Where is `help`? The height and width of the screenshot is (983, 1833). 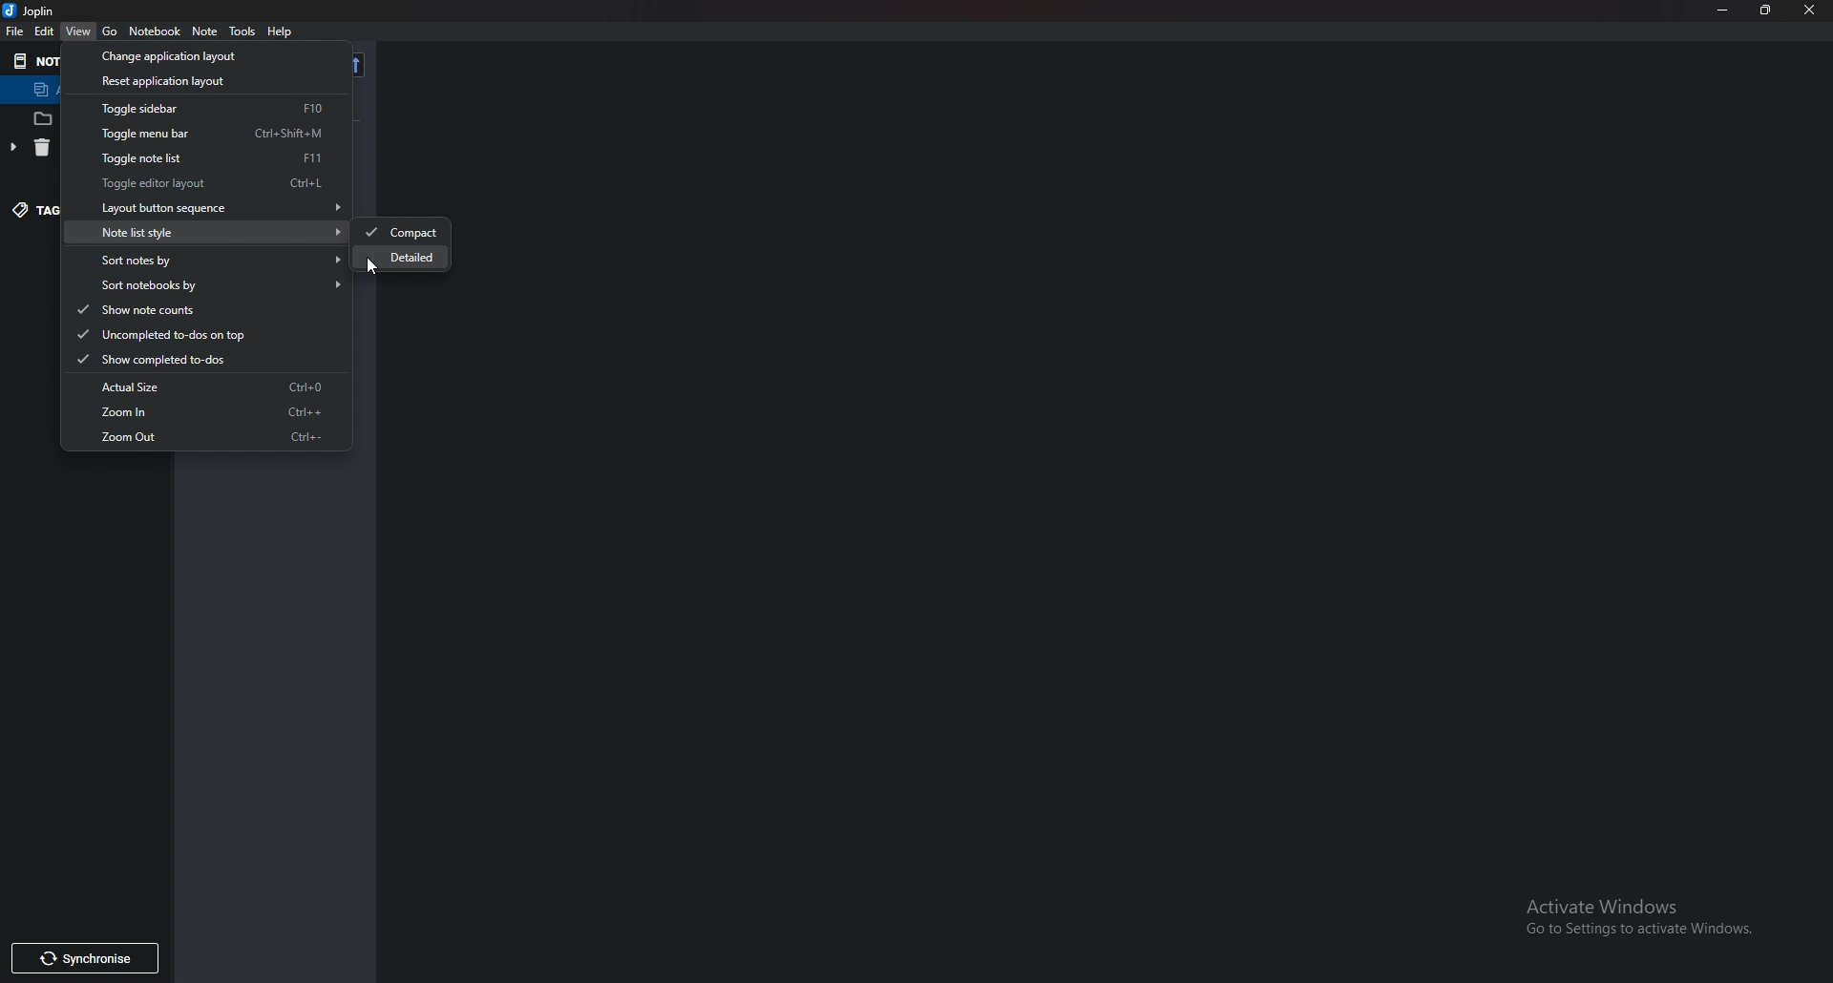
help is located at coordinates (282, 32).